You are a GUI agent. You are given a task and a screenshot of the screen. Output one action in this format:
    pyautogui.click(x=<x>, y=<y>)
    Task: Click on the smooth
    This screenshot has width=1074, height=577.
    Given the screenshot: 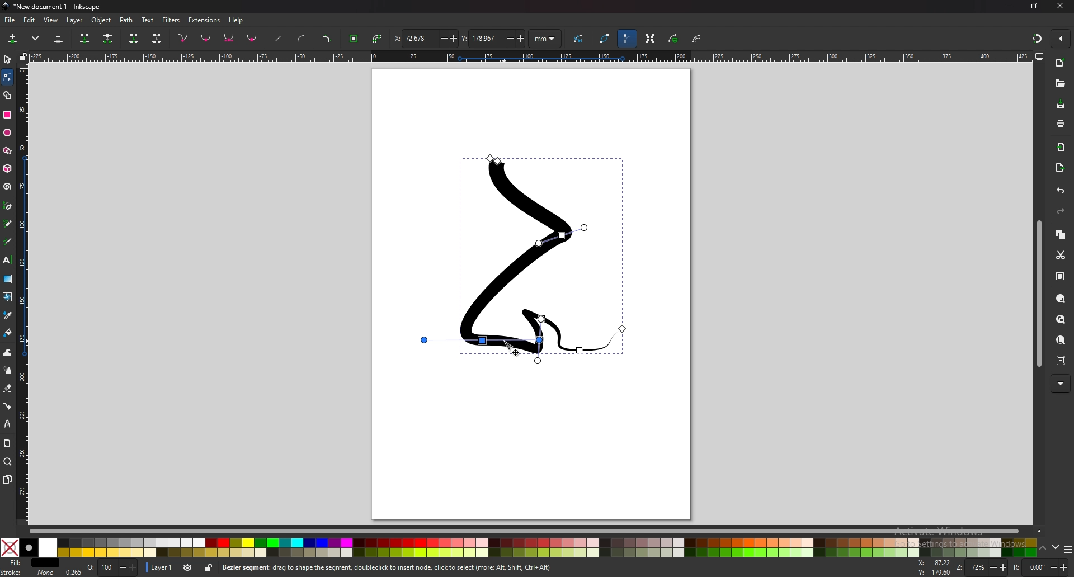 What is the action you would take?
    pyautogui.click(x=207, y=39)
    